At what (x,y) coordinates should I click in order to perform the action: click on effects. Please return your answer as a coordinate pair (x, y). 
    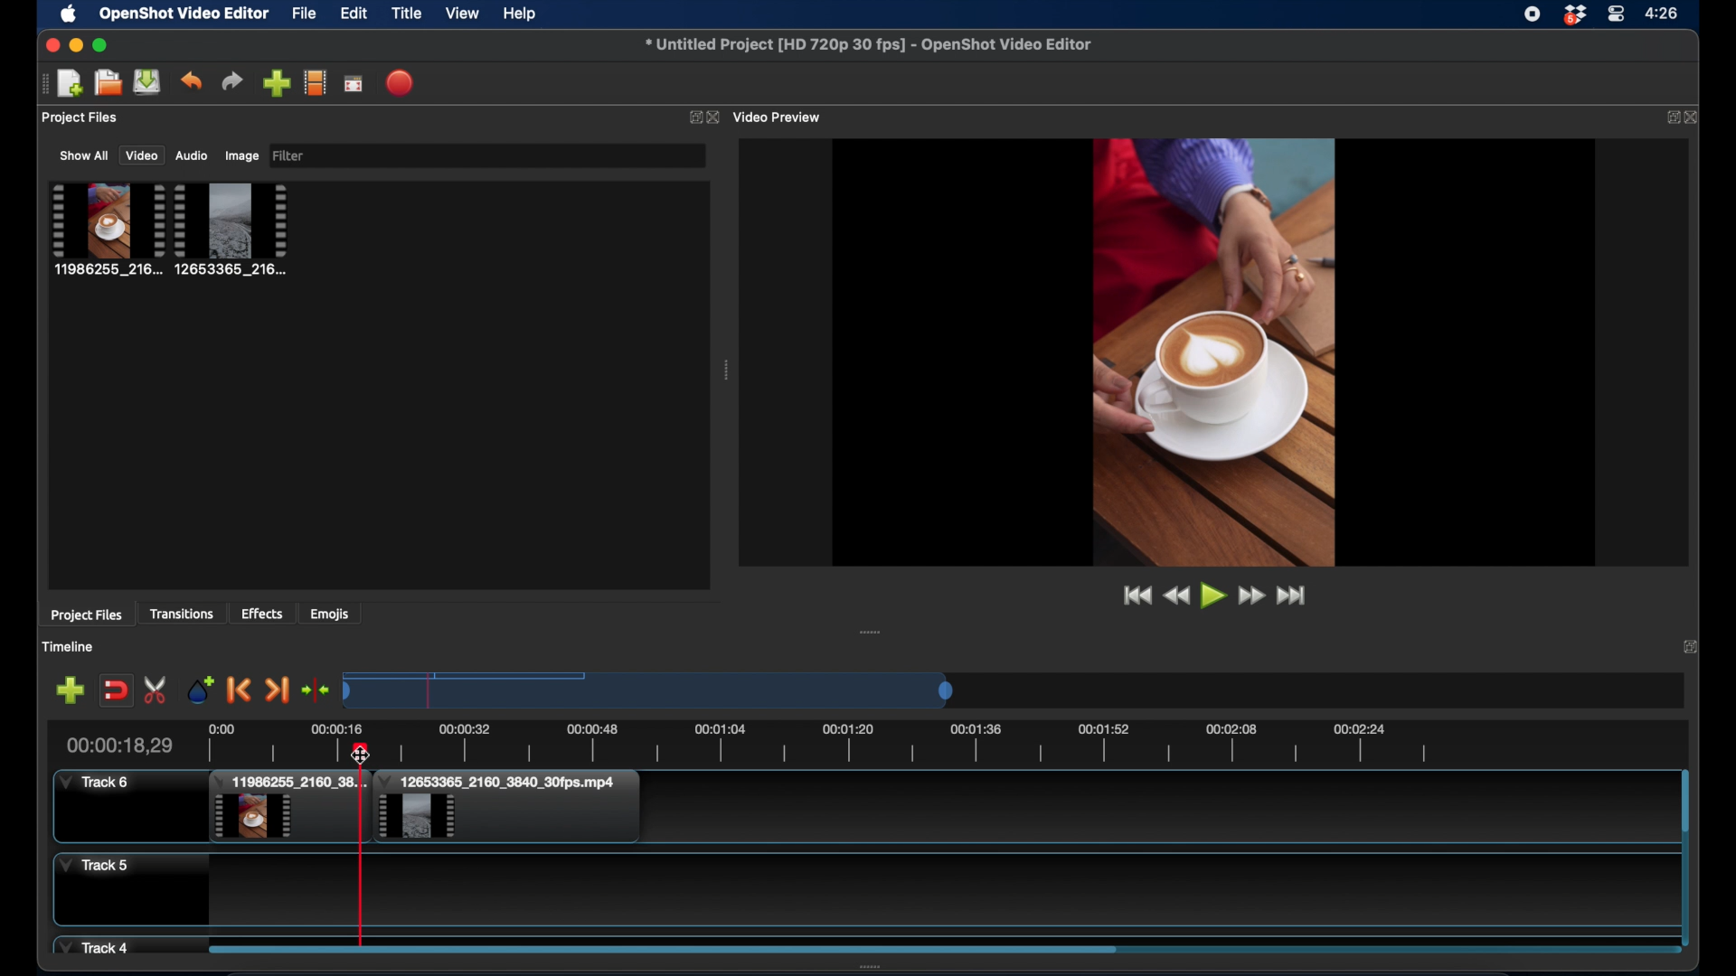
    Looking at the image, I should click on (263, 614).